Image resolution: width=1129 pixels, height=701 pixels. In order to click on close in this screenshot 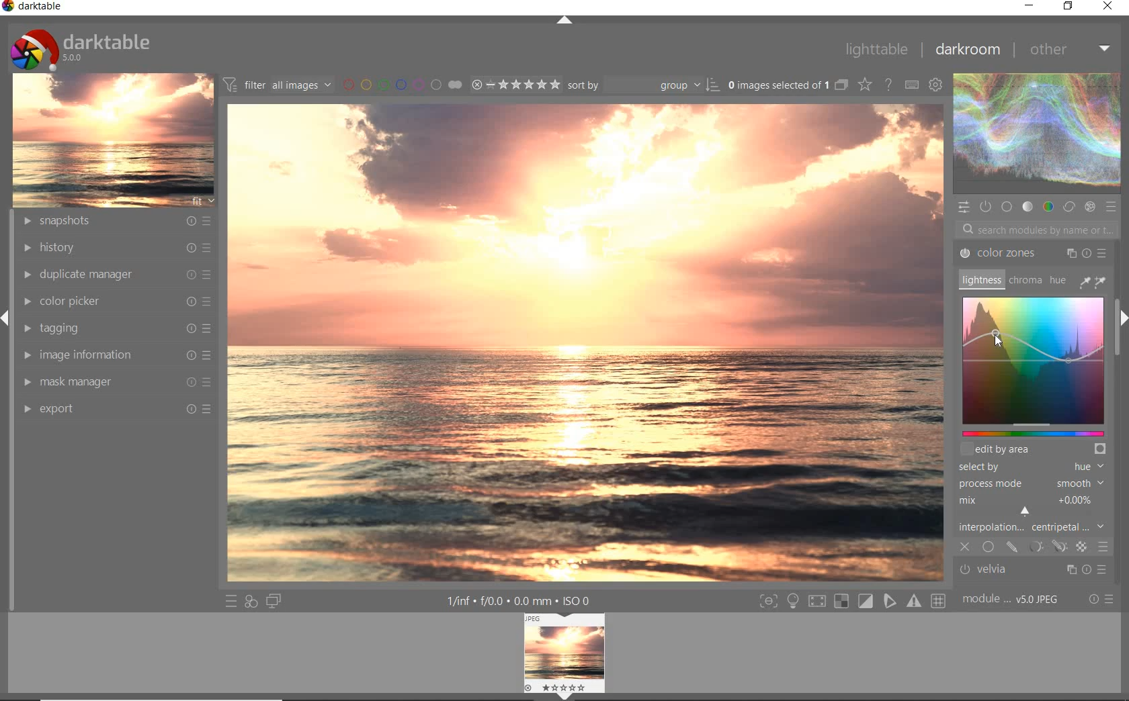, I will do `click(1110, 7)`.